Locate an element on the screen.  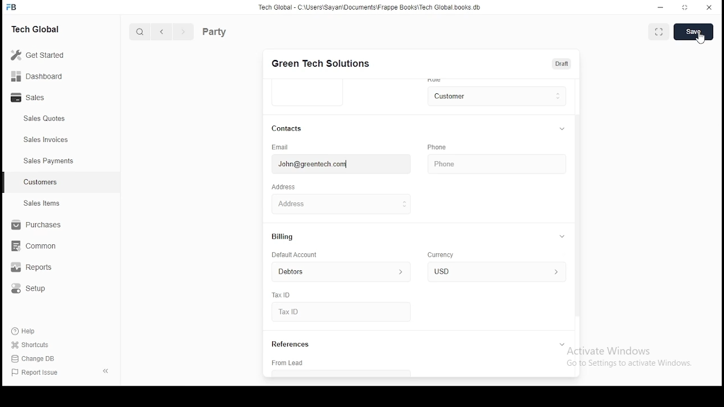
restore is located at coordinates (685, 7).